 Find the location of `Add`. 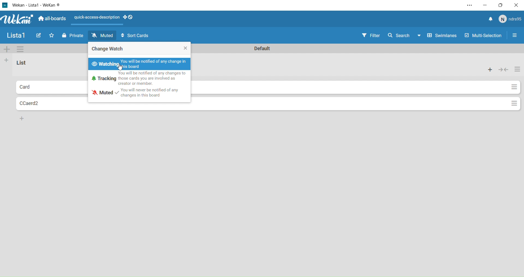

Add is located at coordinates (490, 70).